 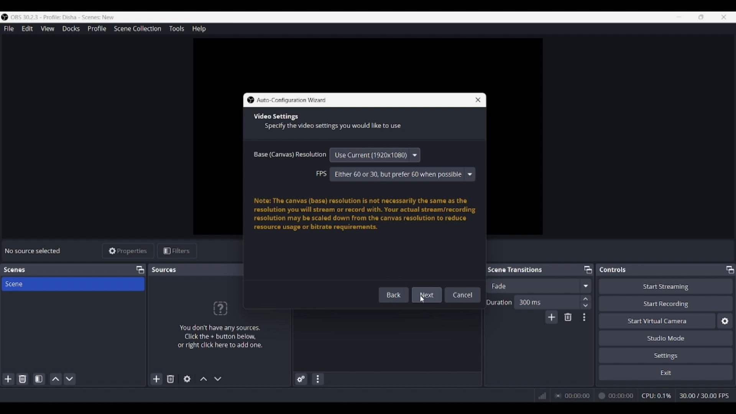 What do you see at coordinates (157, 379) in the screenshot?
I see `Add source` at bounding box center [157, 379].